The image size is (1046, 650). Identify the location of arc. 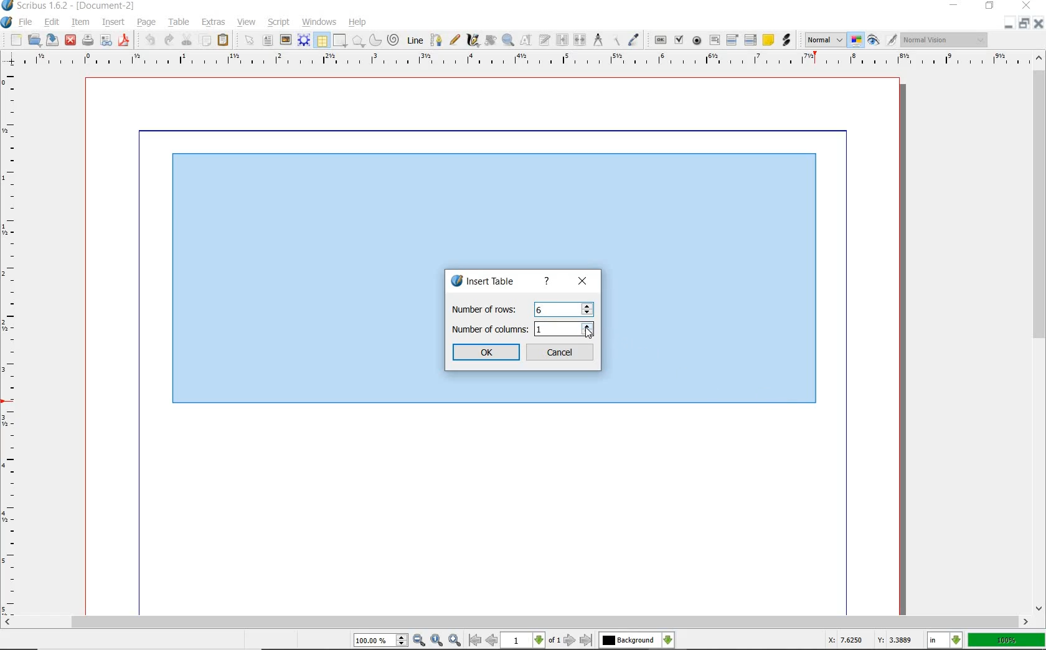
(375, 42).